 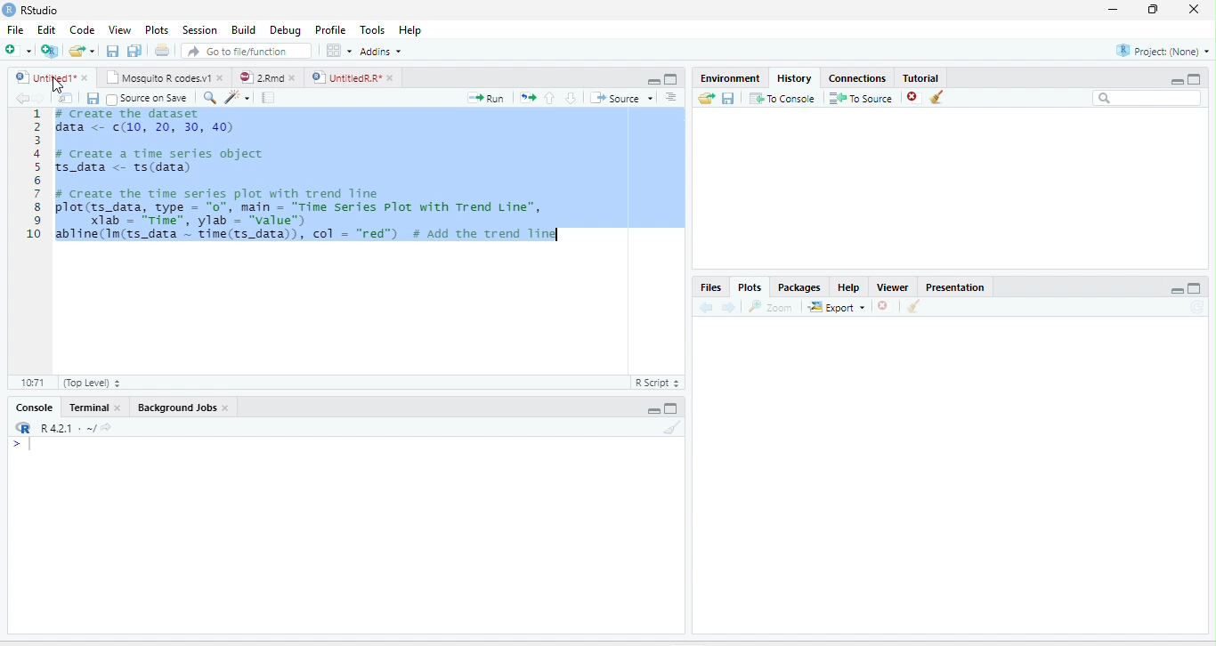 What do you see at coordinates (44, 77) in the screenshot?
I see `Untitled1*` at bounding box center [44, 77].